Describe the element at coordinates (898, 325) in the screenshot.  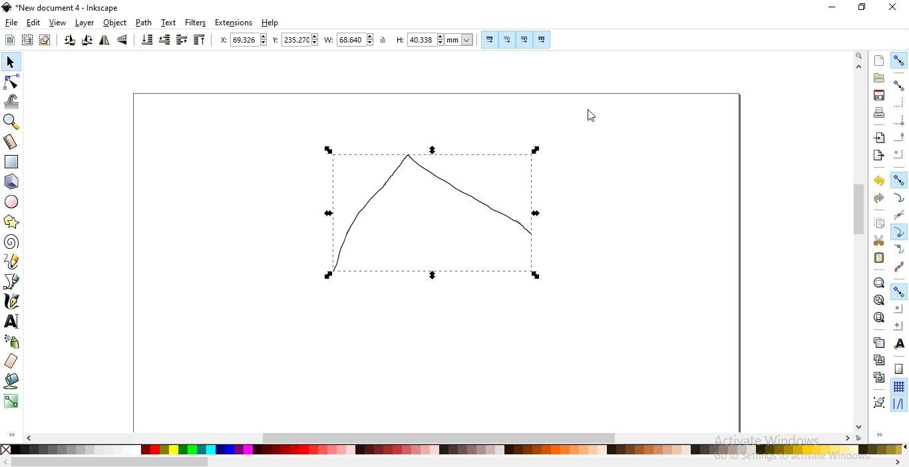
I see `snap an item's rotation center` at that location.